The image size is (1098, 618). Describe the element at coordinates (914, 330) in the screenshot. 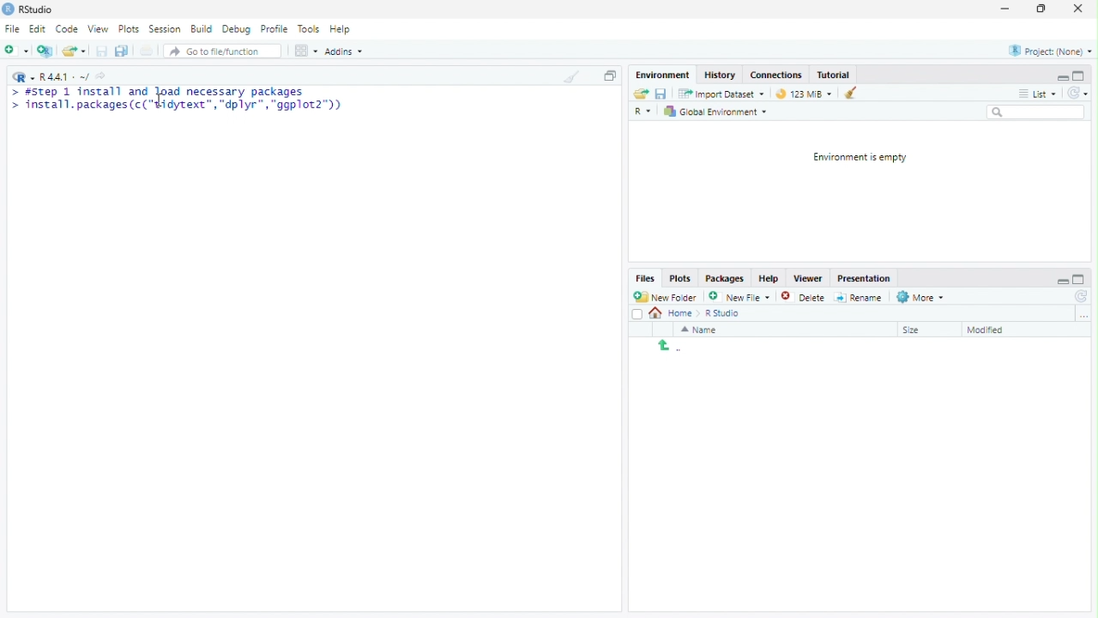

I see `Size` at that location.